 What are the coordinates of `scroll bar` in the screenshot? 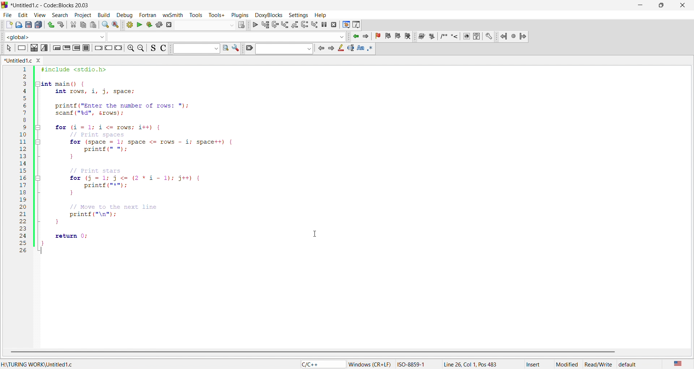 It's located at (342, 352).